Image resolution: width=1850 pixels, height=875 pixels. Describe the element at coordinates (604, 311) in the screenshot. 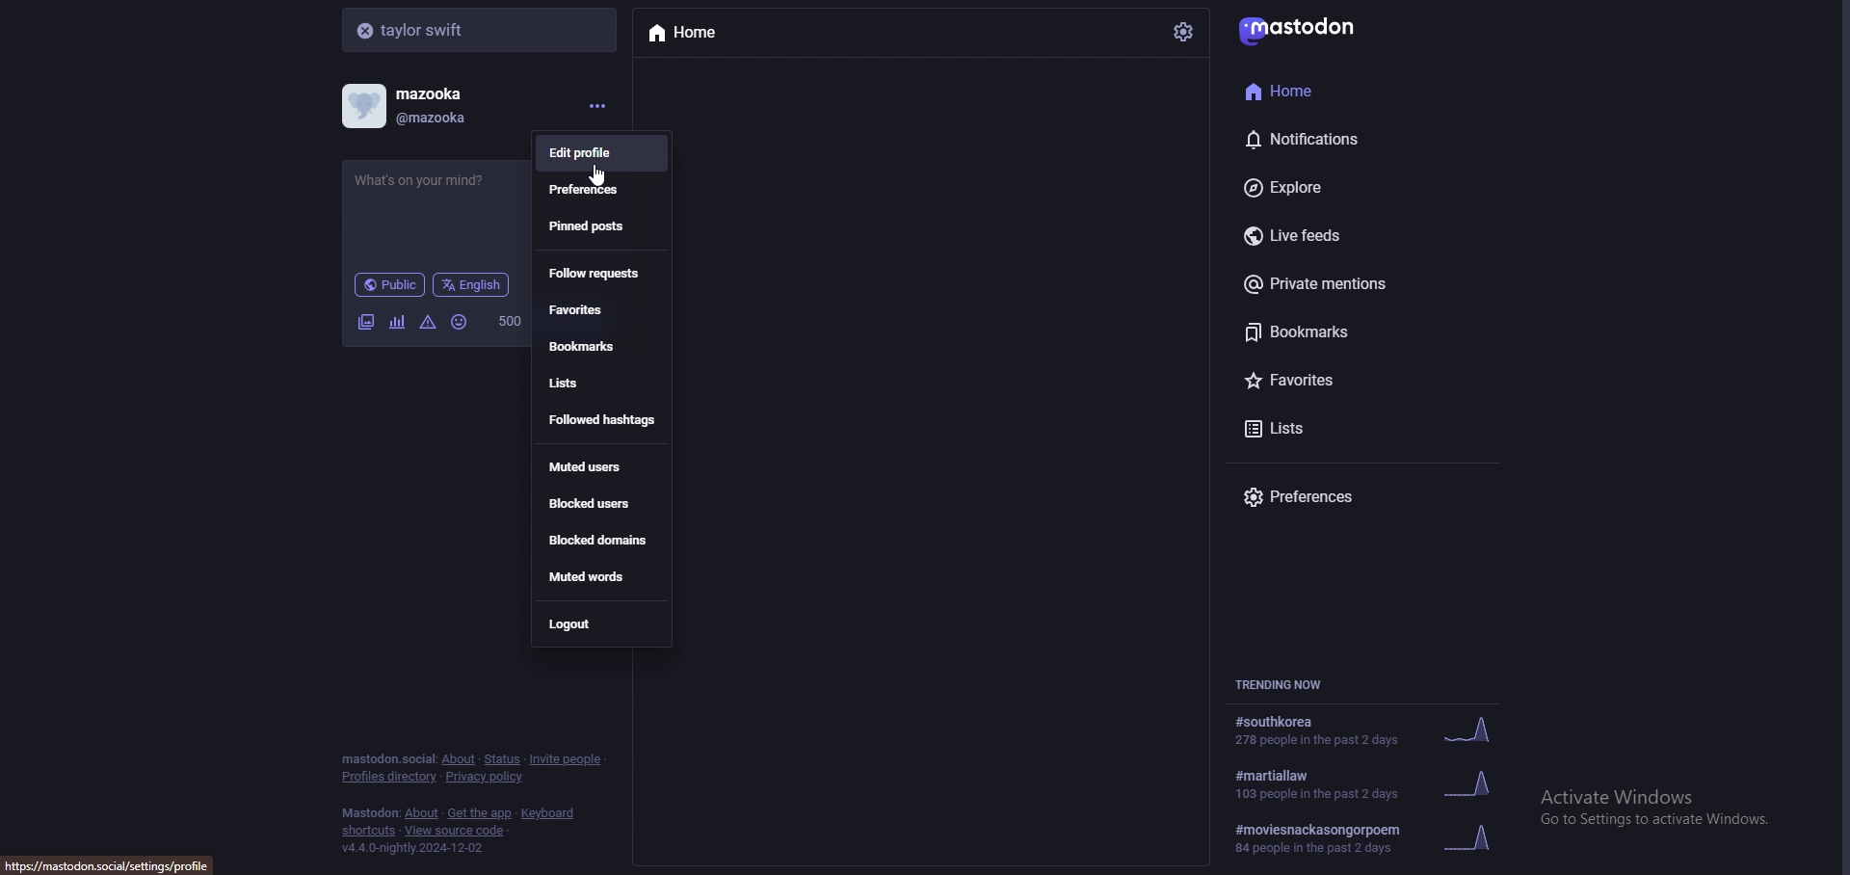

I see `favourites` at that location.